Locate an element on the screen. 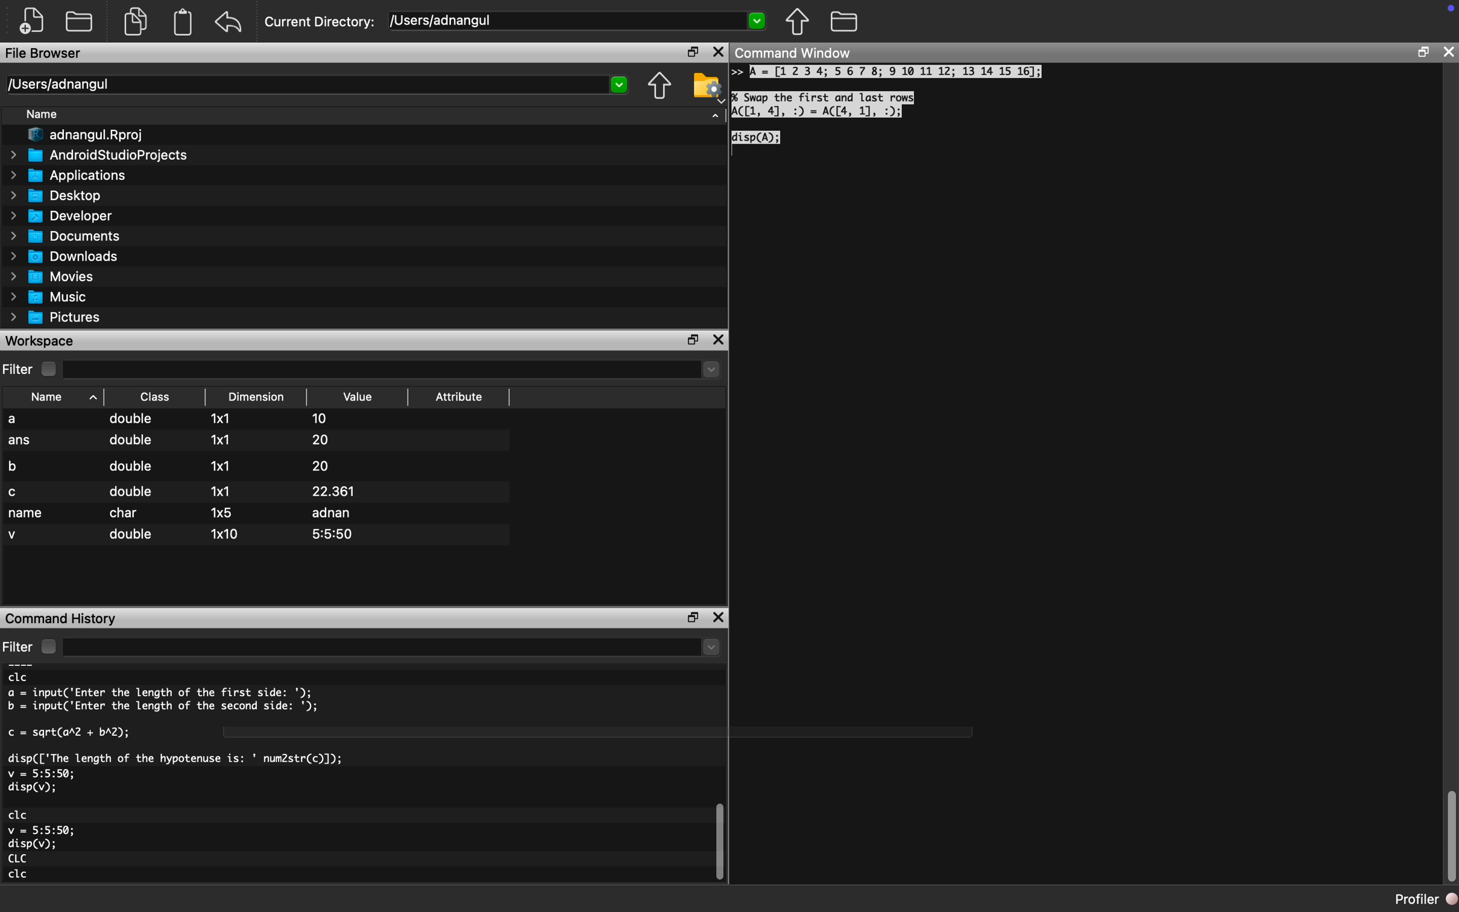 The height and width of the screenshot is (912, 1459). > [BB Desktop is located at coordinates (58, 195).